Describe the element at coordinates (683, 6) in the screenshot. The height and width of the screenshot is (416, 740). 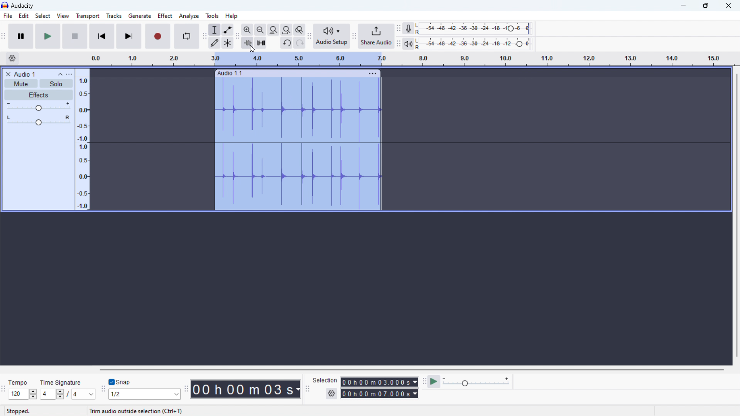
I see `minimize` at that location.